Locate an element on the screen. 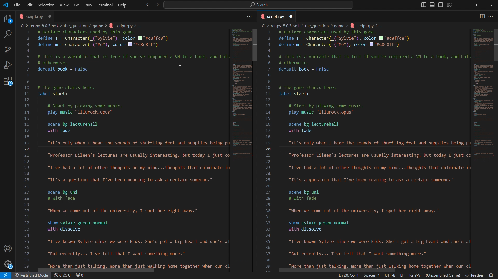 Image resolution: width=498 pixels, height=279 pixels. Help is located at coordinates (122, 5).